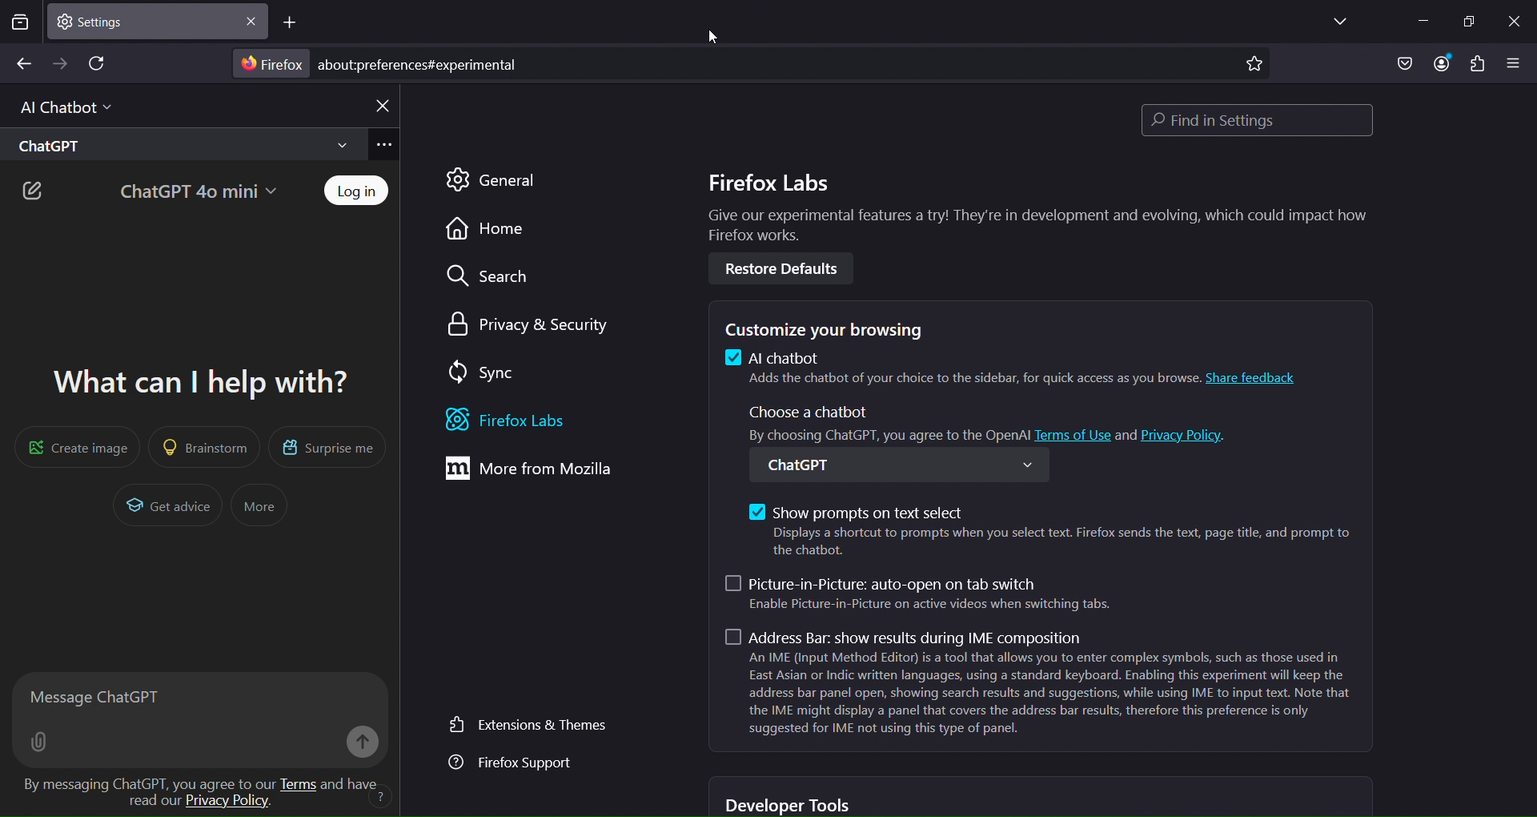 The image size is (1537, 817). I want to click on privacy and security, so click(532, 321).